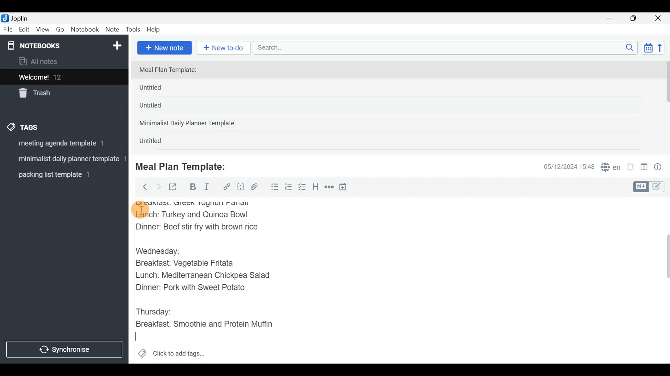  Describe the element at coordinates (208, 276) in the screenshot. I see `Lunch: Mediterranean Chickpea Salad` at that location.